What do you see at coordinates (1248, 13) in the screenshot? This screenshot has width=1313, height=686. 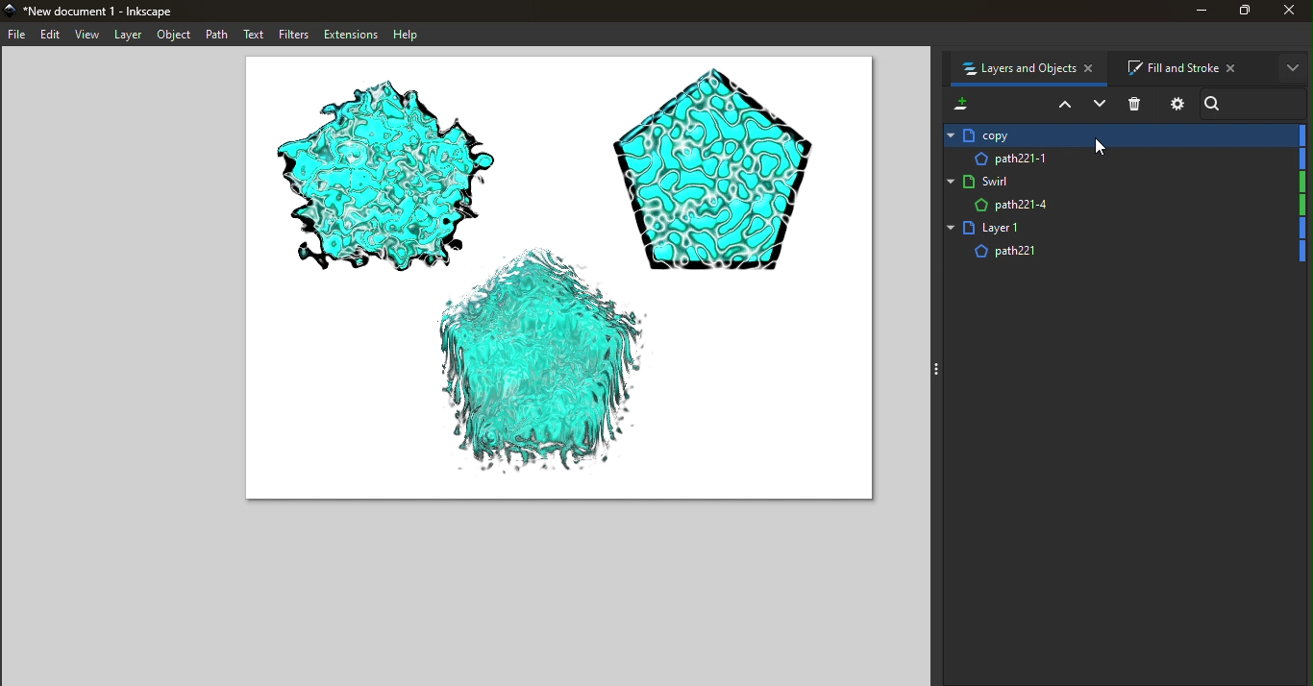 I see `Maximize` at bounding box center [1248, 13].